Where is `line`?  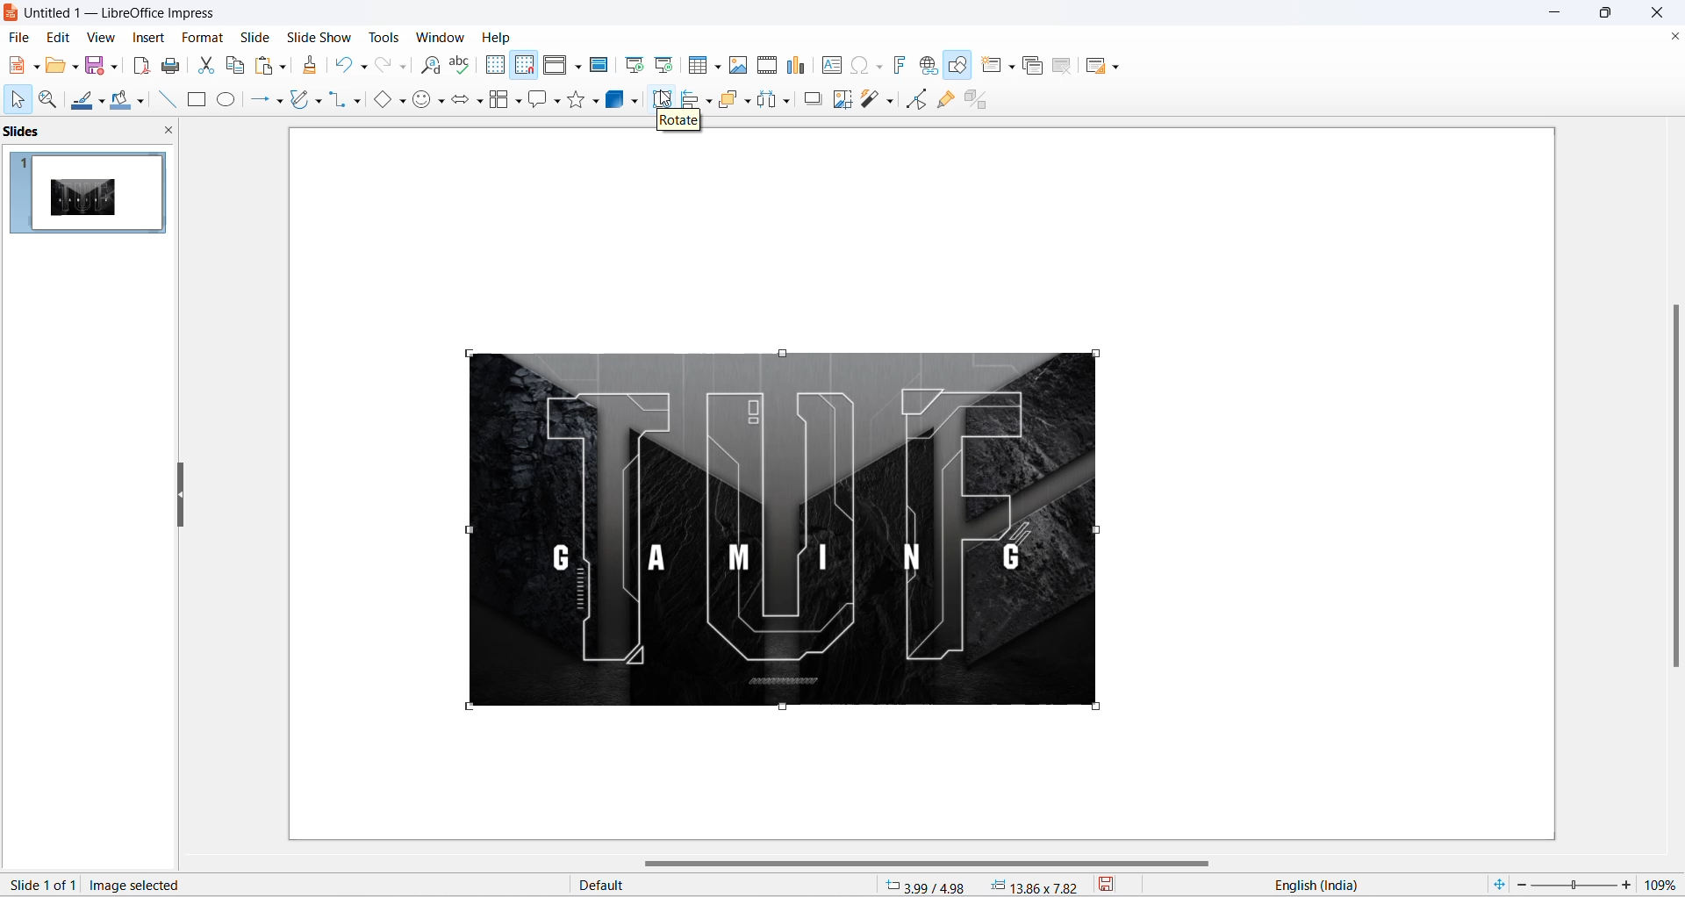 line is located at coordinates (162, 99).